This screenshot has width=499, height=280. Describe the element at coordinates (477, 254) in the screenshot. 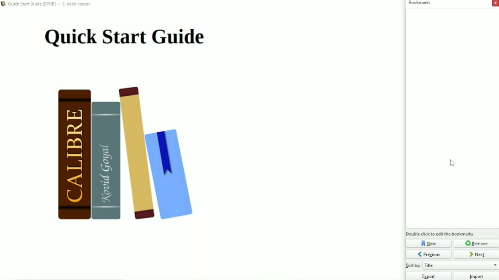

I see `Next` at that location.